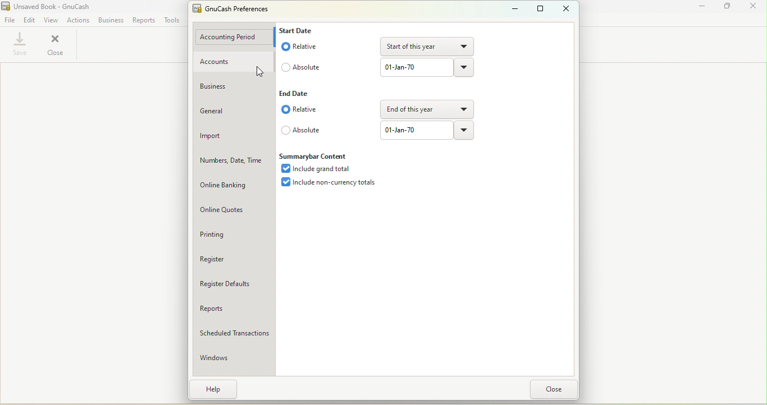 The height and width of the screenshot is (405, 767). What do you see at coordinates (52, 19) in the screenshot?
I see `View` at bounding box center [52, 19].